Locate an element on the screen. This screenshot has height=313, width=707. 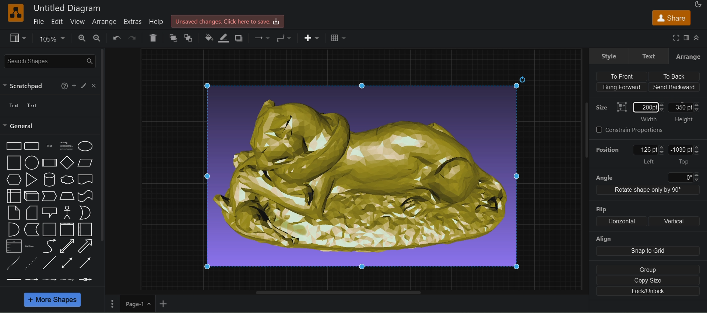
help is located at coordinates (63, 86).